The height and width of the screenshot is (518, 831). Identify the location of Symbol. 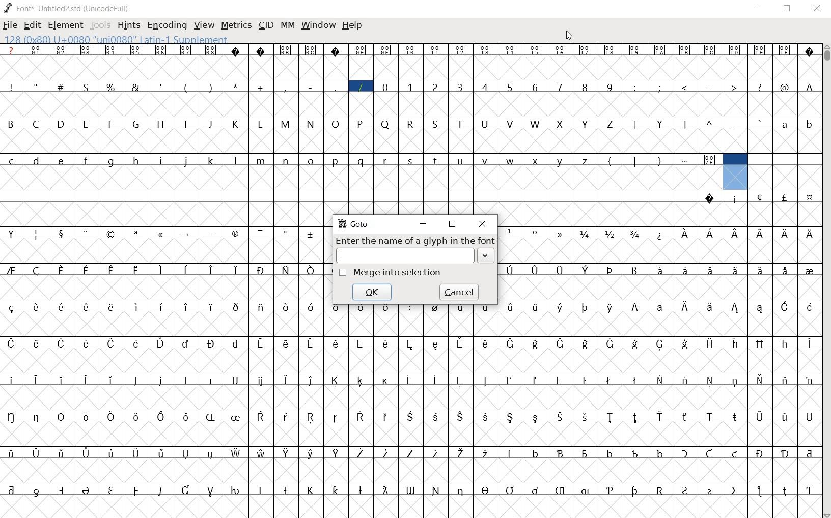
(611, 271).